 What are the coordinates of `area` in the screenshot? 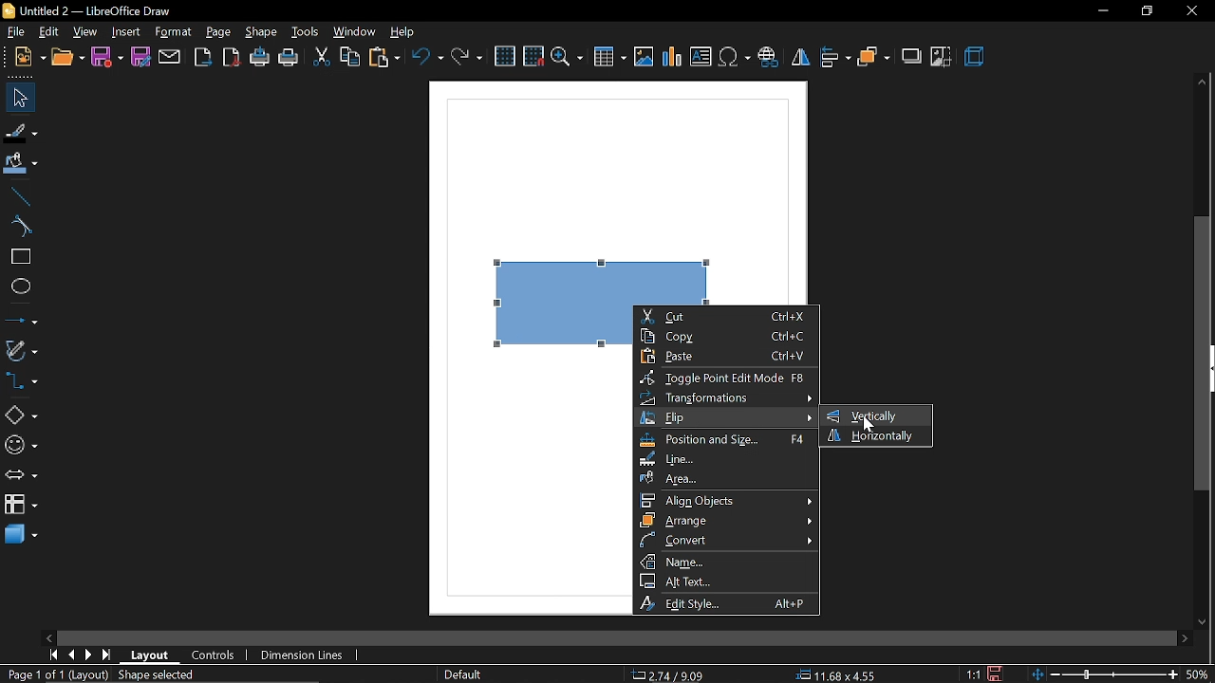 It's located at (725, 479).